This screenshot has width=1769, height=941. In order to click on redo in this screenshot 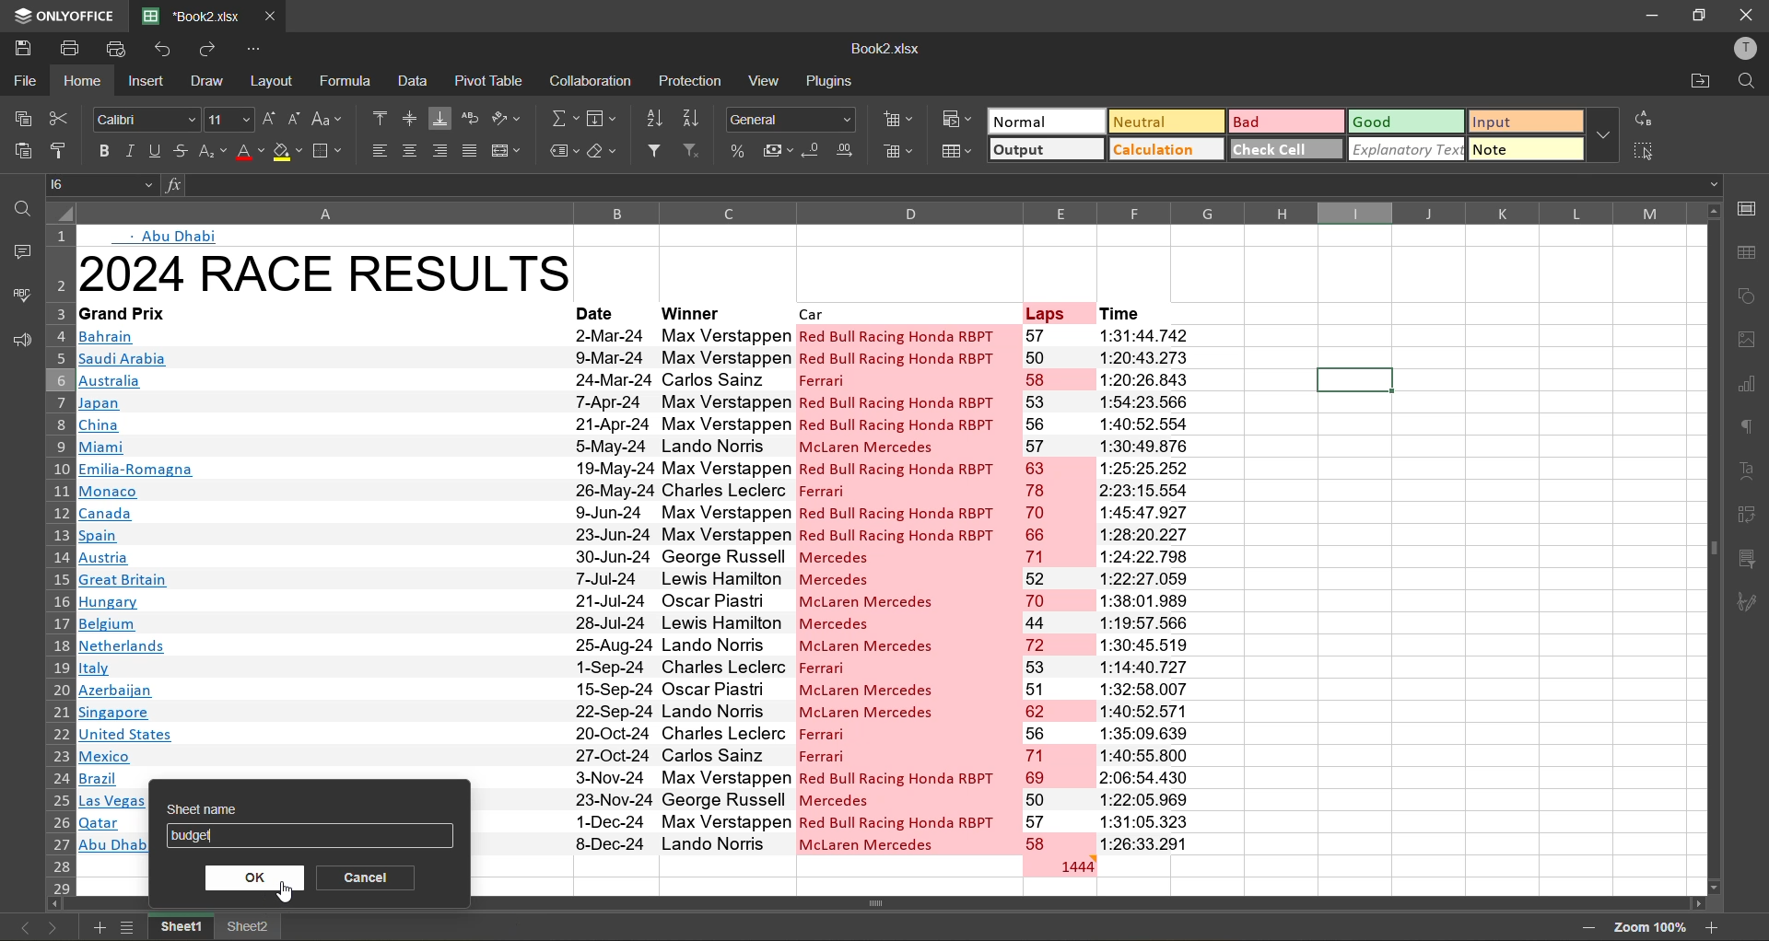, I will do `click(214, 49)`.